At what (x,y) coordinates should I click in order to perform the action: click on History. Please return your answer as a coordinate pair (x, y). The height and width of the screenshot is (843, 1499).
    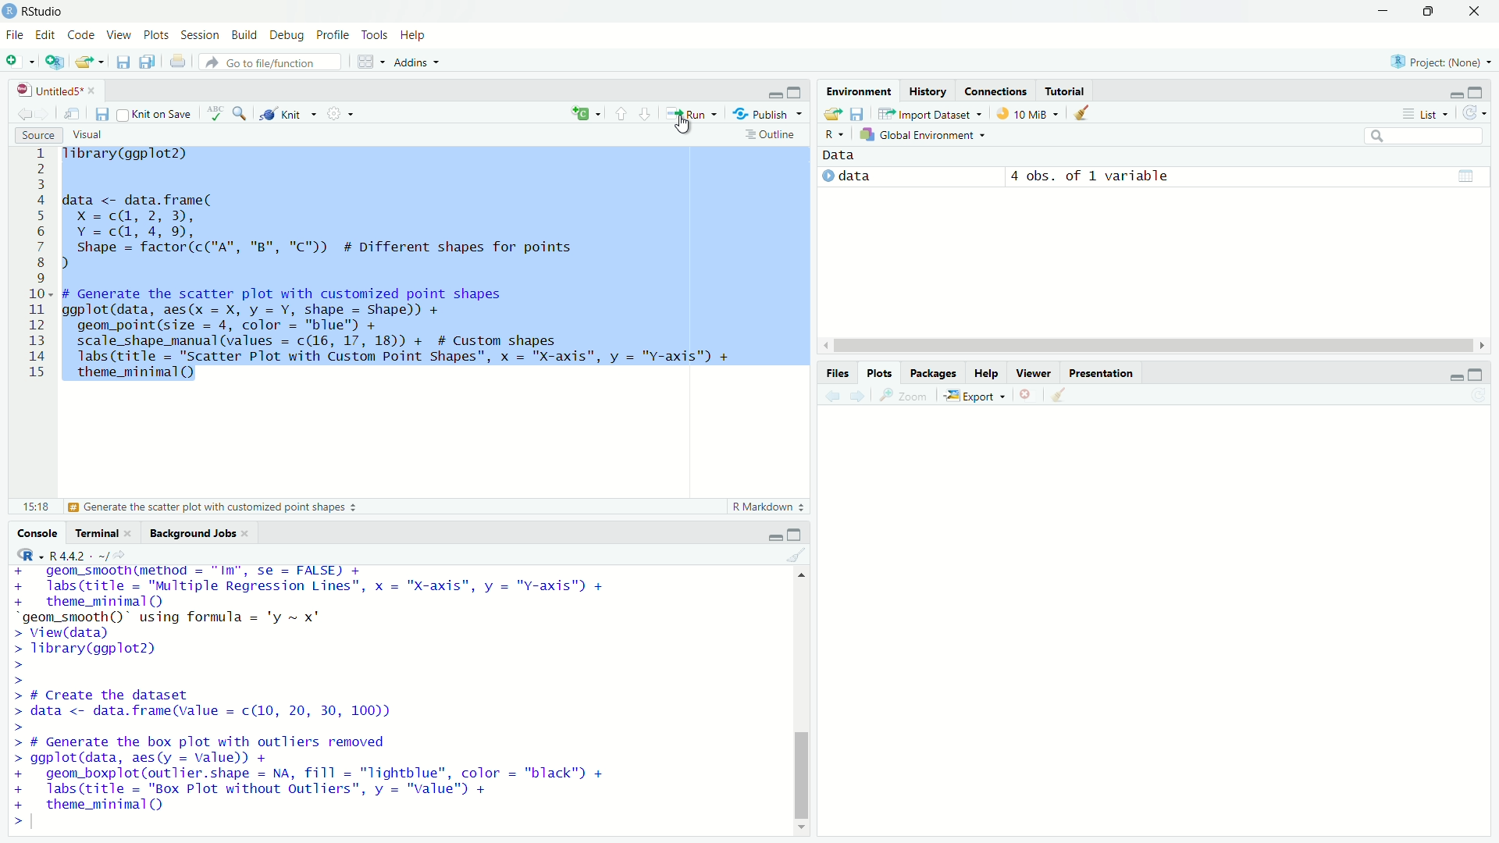
    Looking at the image, I should click on (927, 91).